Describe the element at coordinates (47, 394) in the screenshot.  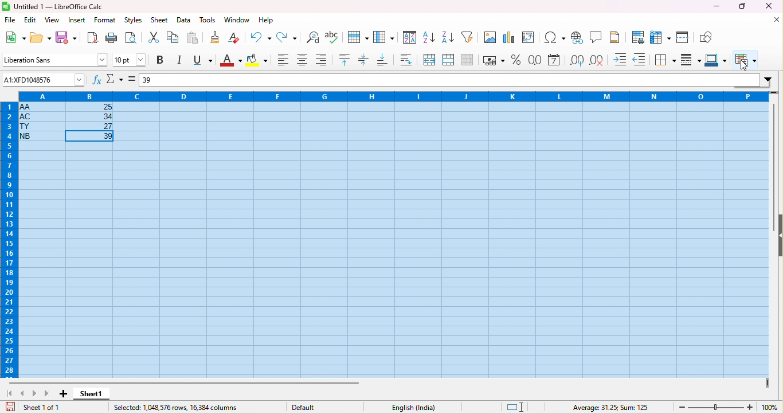
I see `last sheet` at that location.